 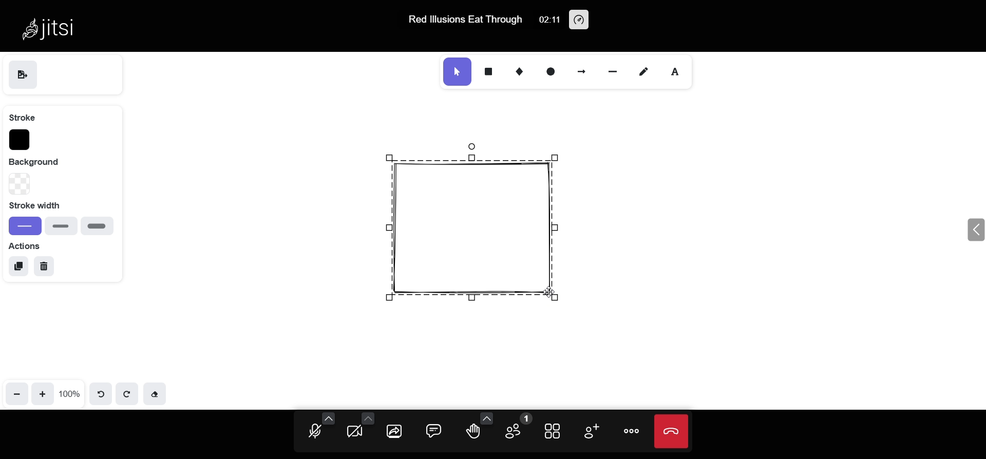 I want to click on stroke, so click(x=22, y=117).